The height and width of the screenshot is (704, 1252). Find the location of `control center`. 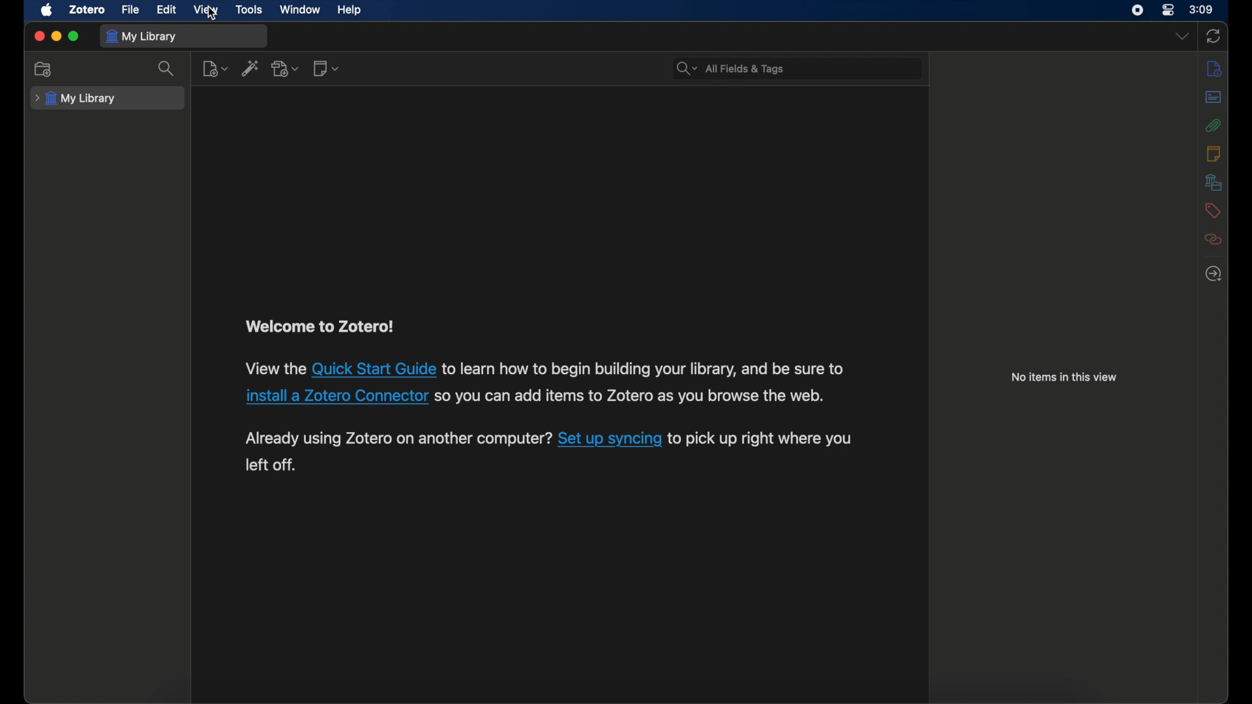

control center is located at coordinates (1169, 10).